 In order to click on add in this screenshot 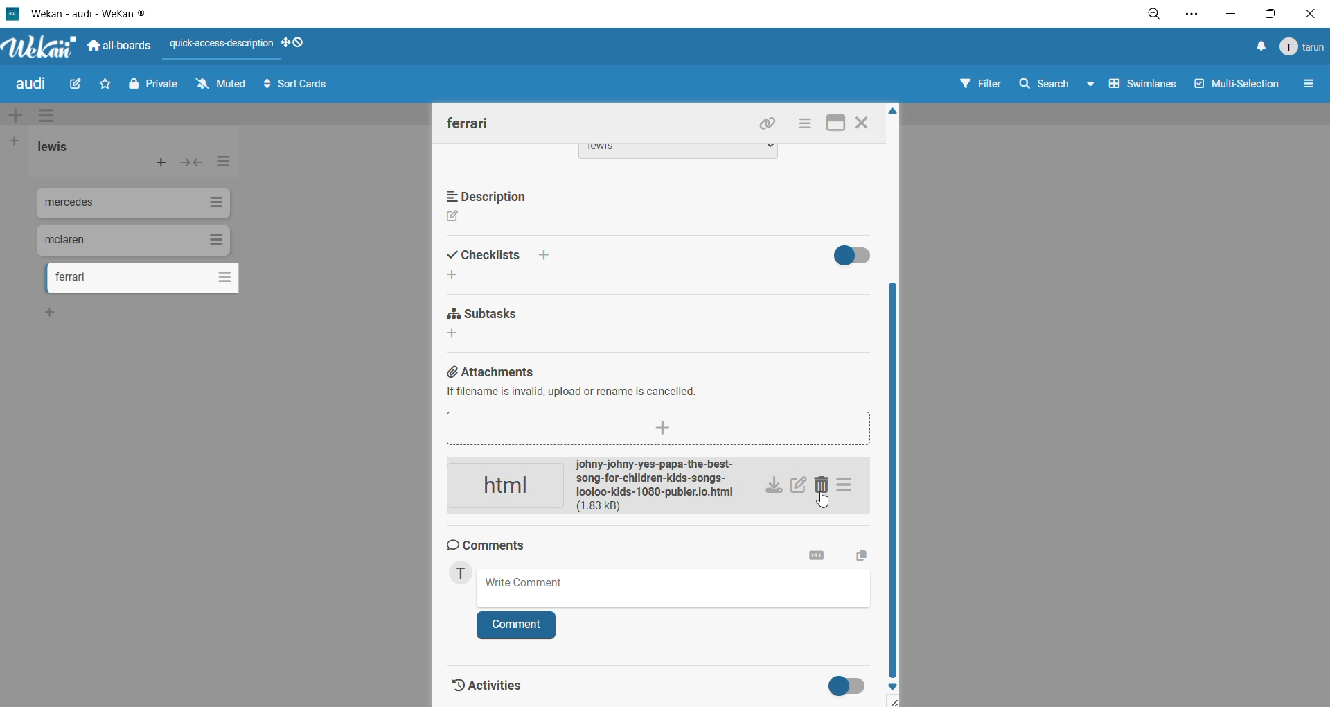, I will do `click(52, 312)`.